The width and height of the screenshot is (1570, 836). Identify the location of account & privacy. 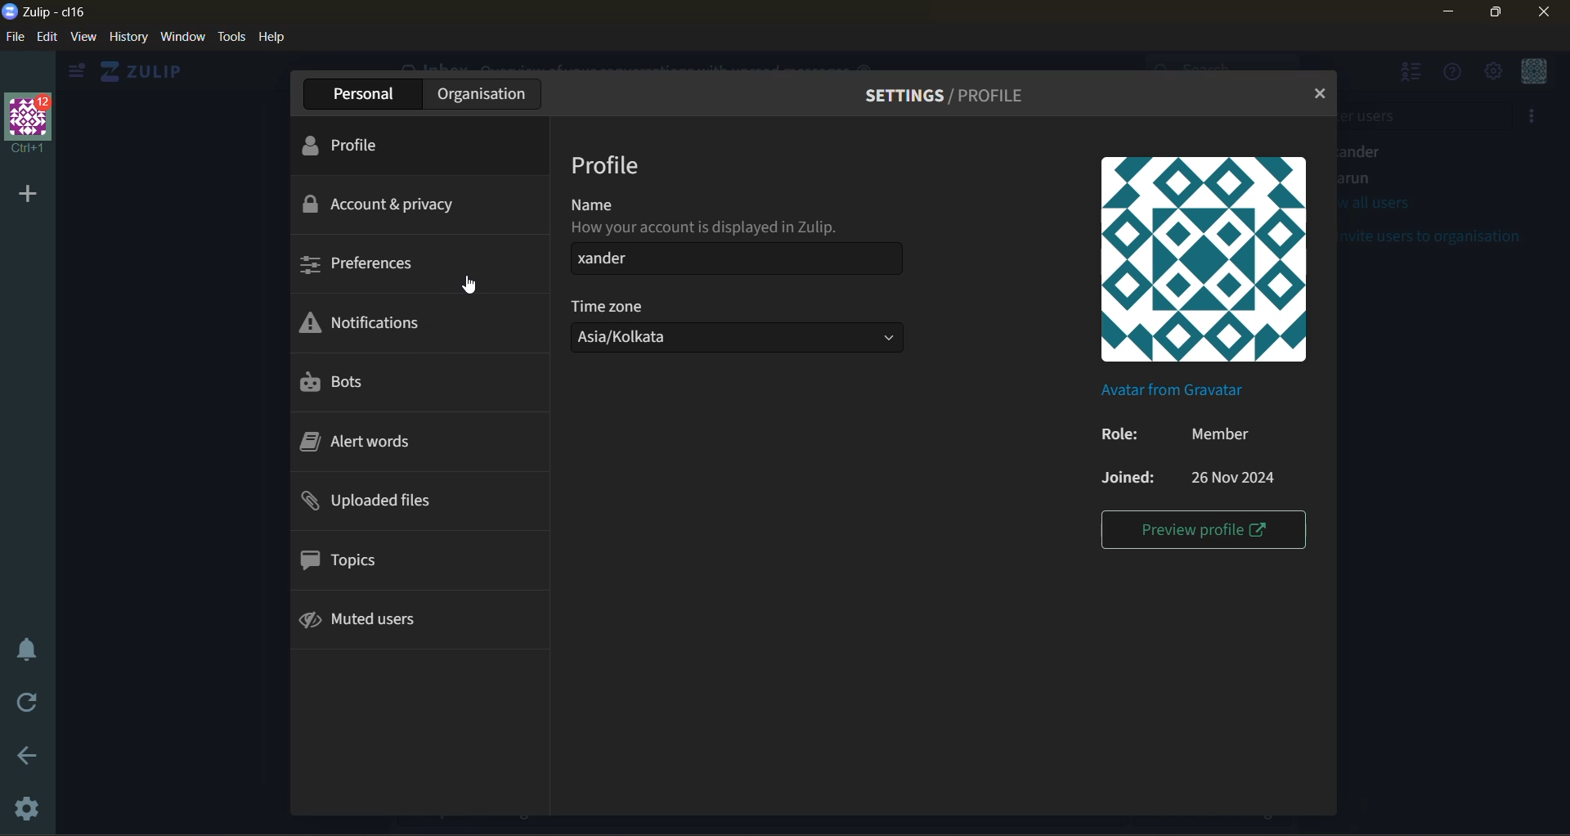
(390, 205).